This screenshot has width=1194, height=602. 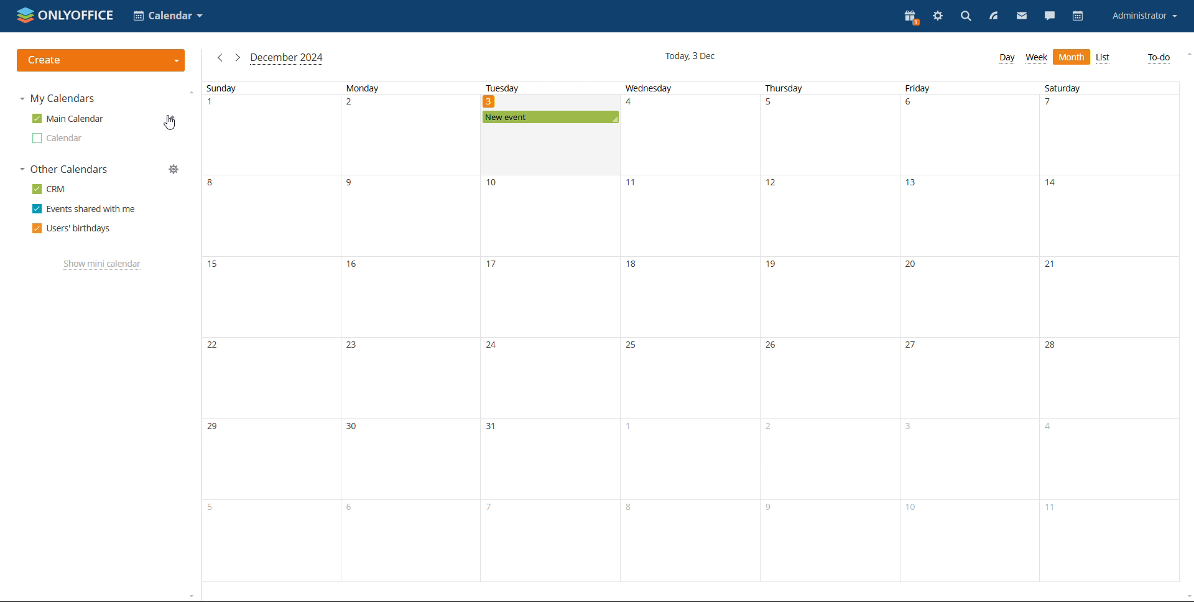 I want to click on date, so click(x=686, y=134).